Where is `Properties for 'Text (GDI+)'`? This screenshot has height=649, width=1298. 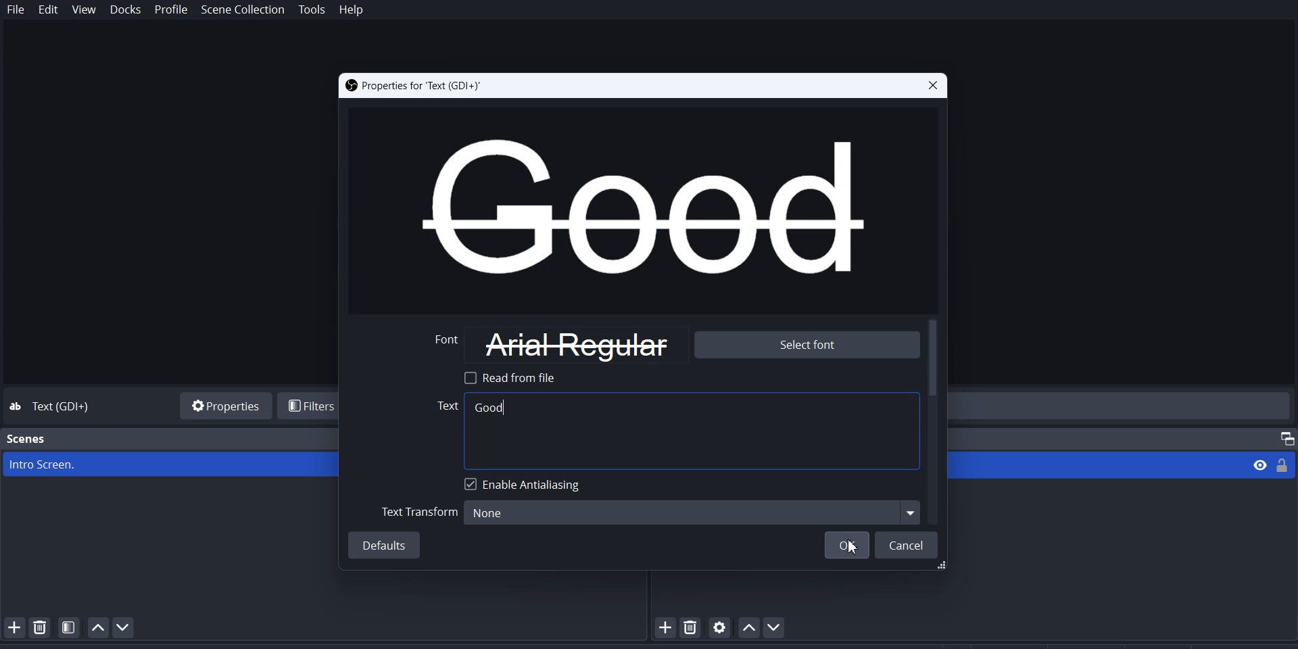 Properties for 'Text (GDI+)' is located at coordinates (414, 86).